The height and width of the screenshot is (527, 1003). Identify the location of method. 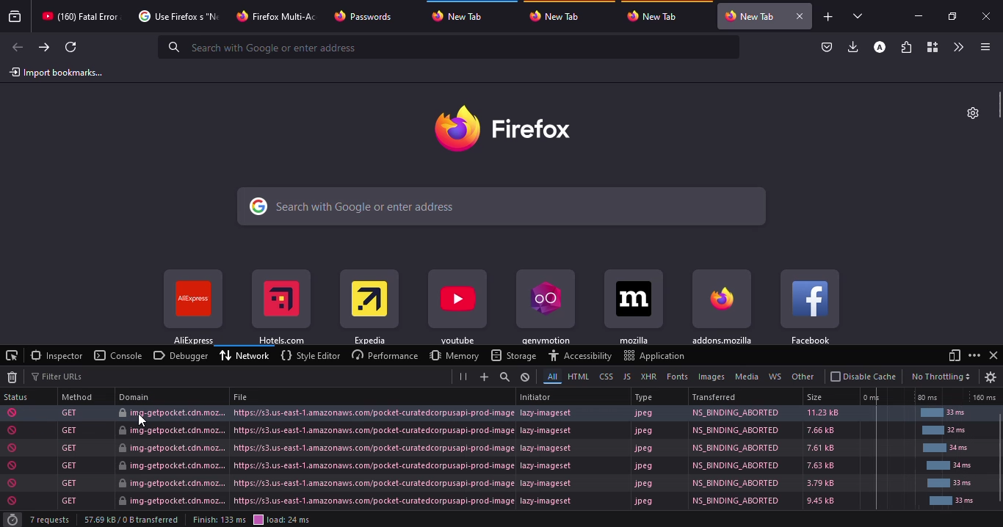
(78, 396).